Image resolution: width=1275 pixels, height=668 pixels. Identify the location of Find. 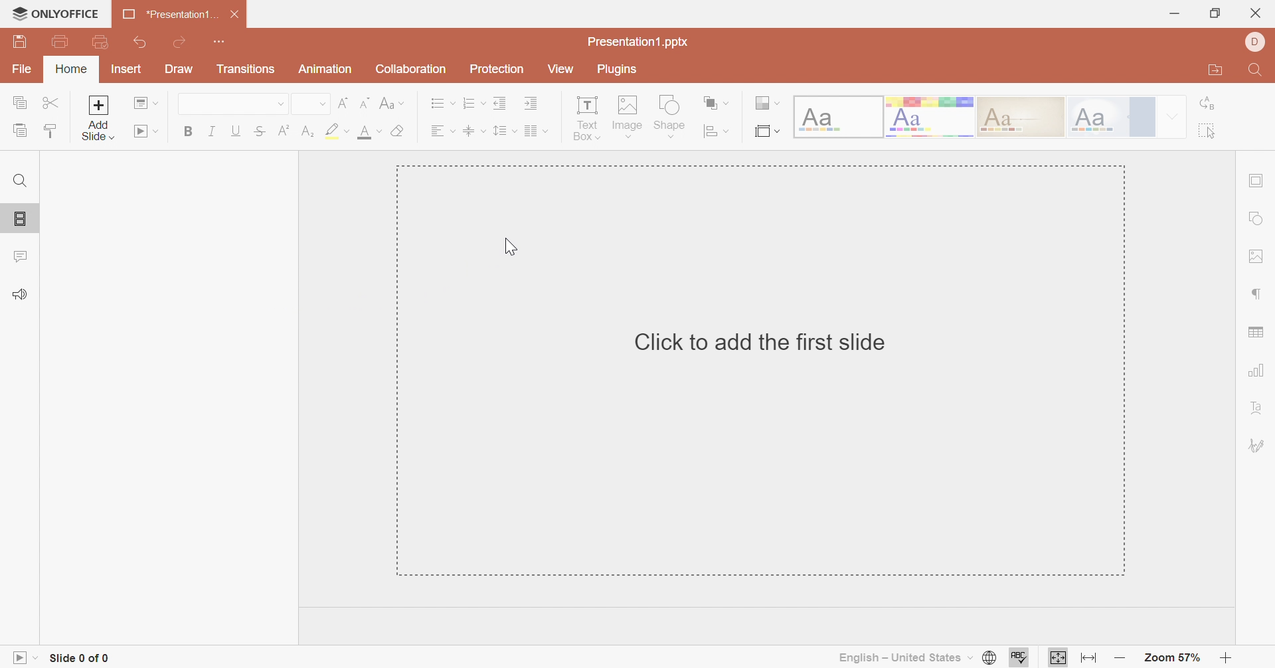
(1256, 70).